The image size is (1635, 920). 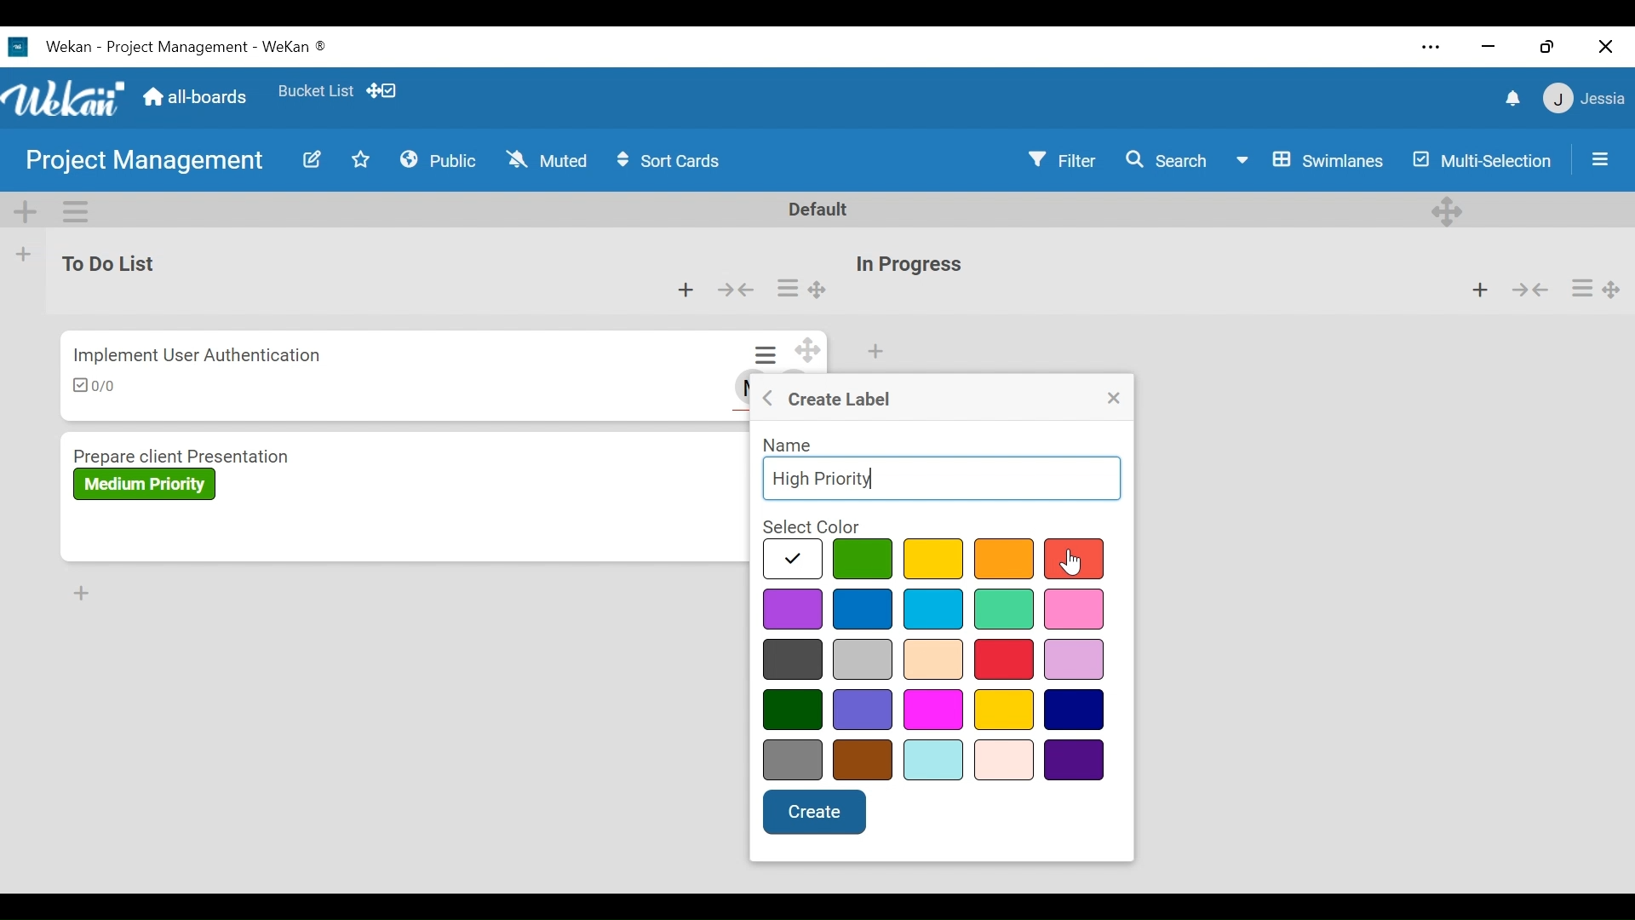 I want to click on Wekan Logo, so click(x=63, y=95).